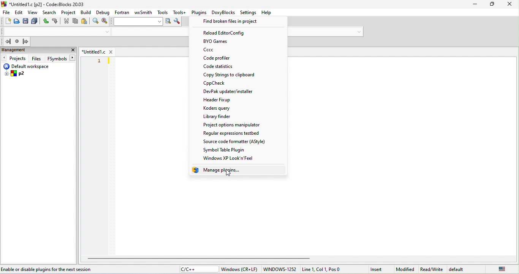 This screenshot has width=519, height=274. I want to click on search, so click(50, 11).